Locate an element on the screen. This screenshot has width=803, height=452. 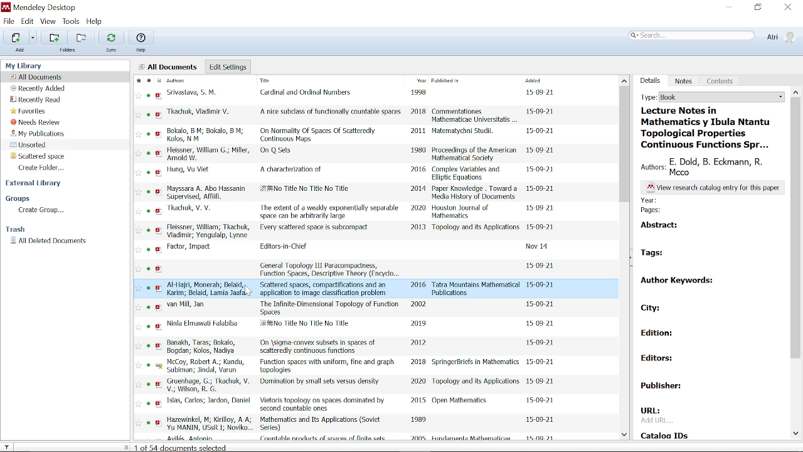
2020 is located at coordinates (418, 208).